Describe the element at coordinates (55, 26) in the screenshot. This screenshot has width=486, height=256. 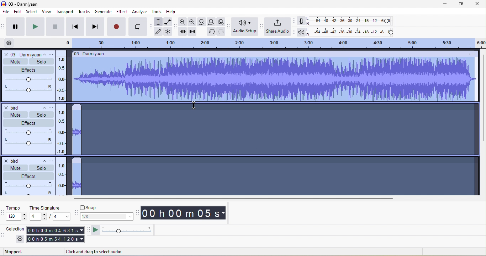
I see `stop` at that location.